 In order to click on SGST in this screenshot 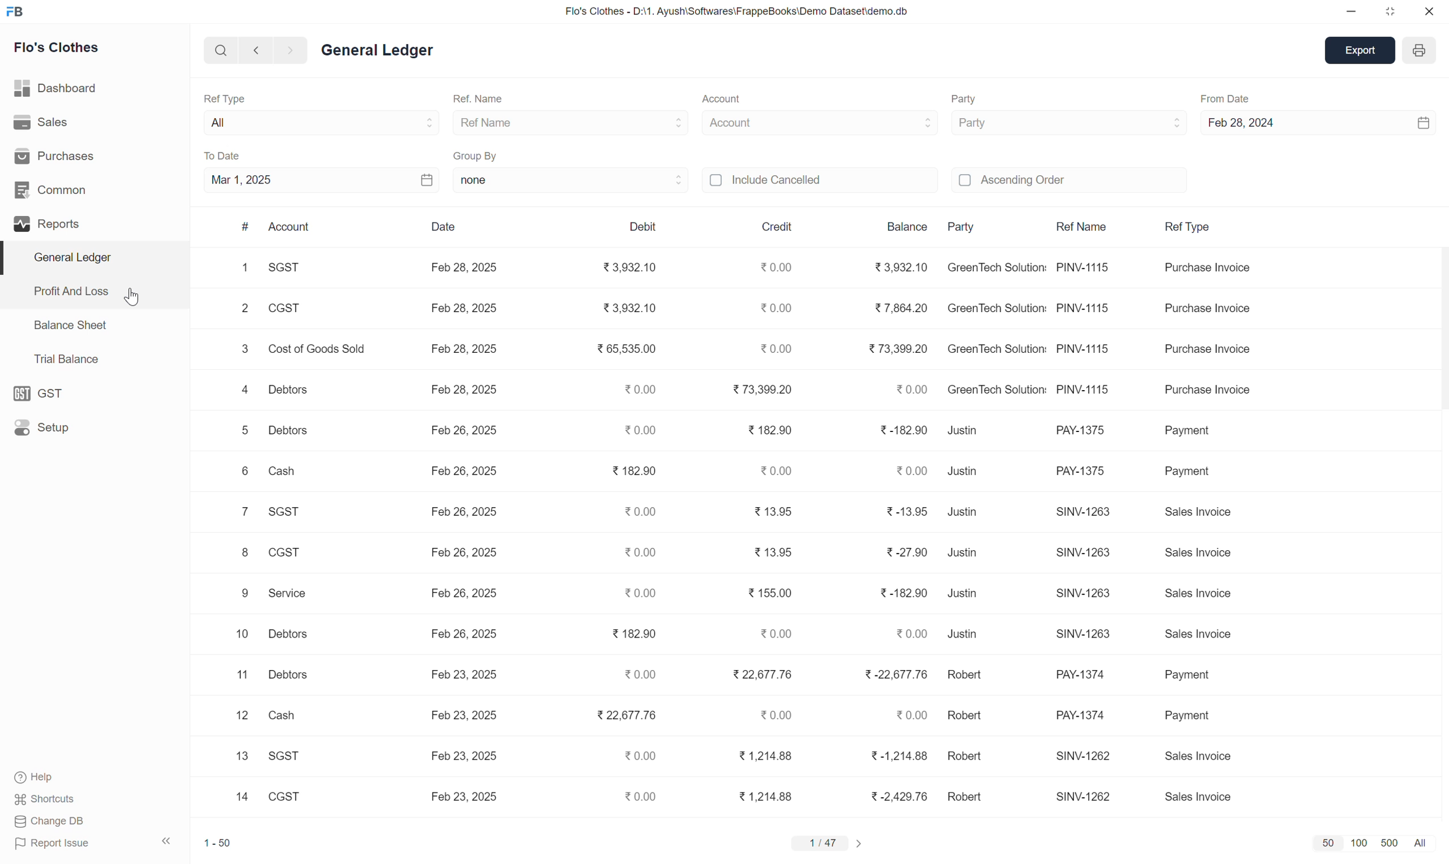, I will do `click(281, 268)`.